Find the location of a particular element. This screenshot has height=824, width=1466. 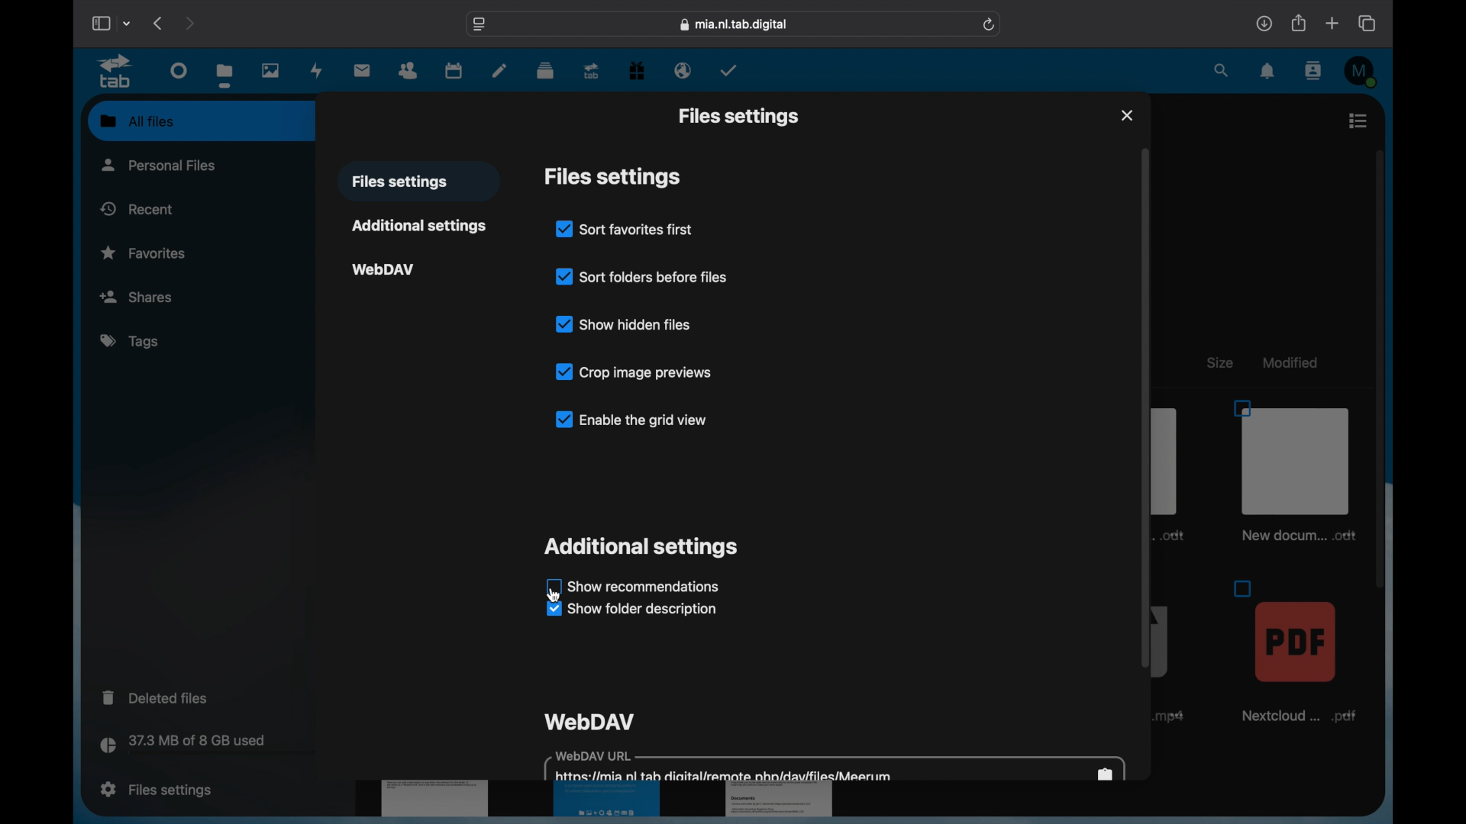

new tab is located at coordinates (1332, 23).